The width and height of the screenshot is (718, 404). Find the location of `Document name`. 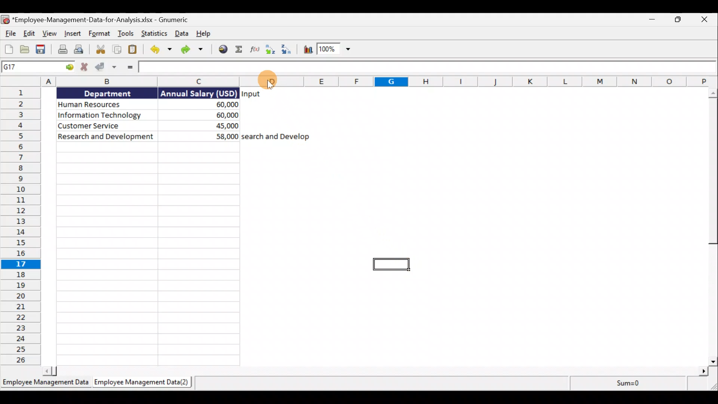

Document name is located at coordinates (97, 18).